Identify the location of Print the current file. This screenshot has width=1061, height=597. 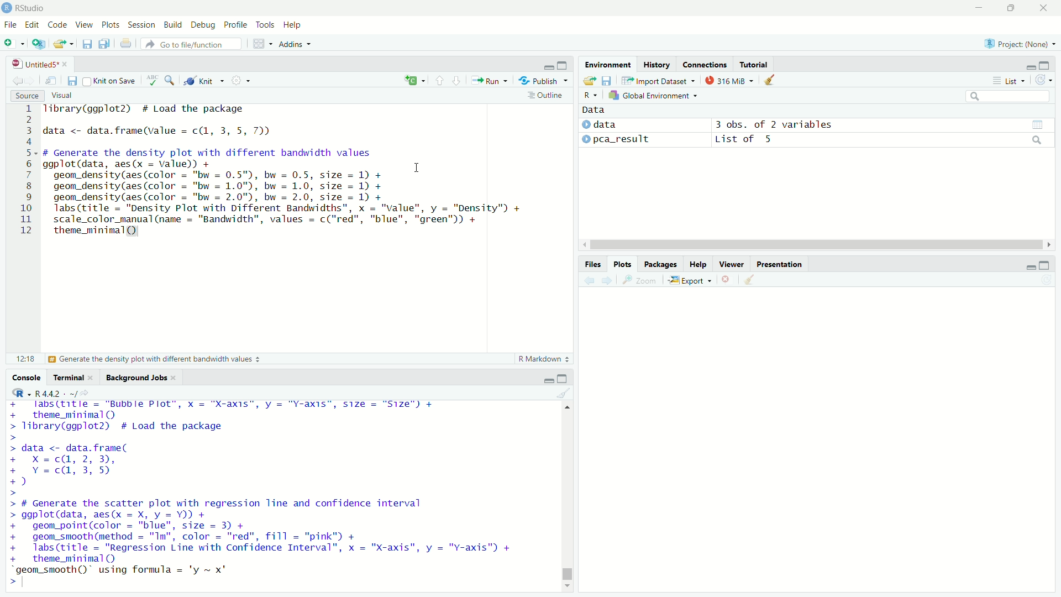
(127, 43).